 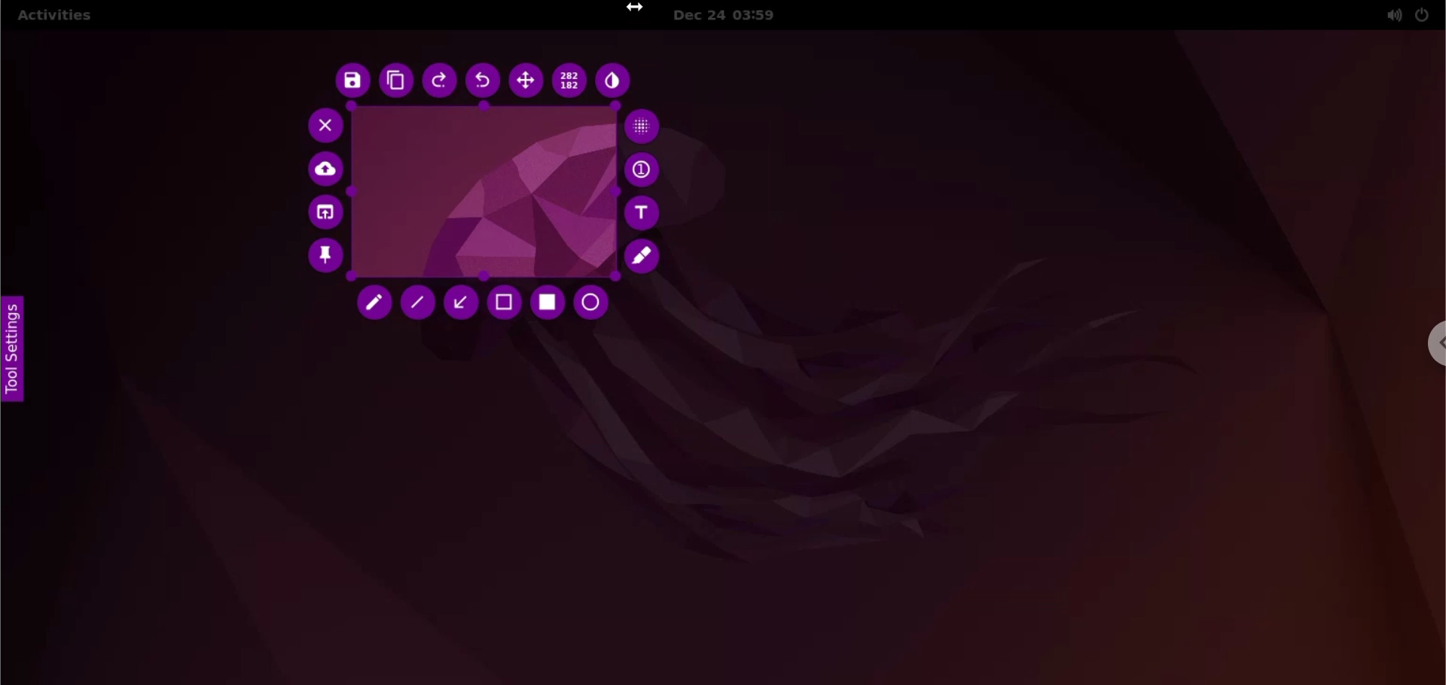 What do you see at coordinates (647, 169) in the screenshot?
I see `auto increment` at bounding box center [647, 169].